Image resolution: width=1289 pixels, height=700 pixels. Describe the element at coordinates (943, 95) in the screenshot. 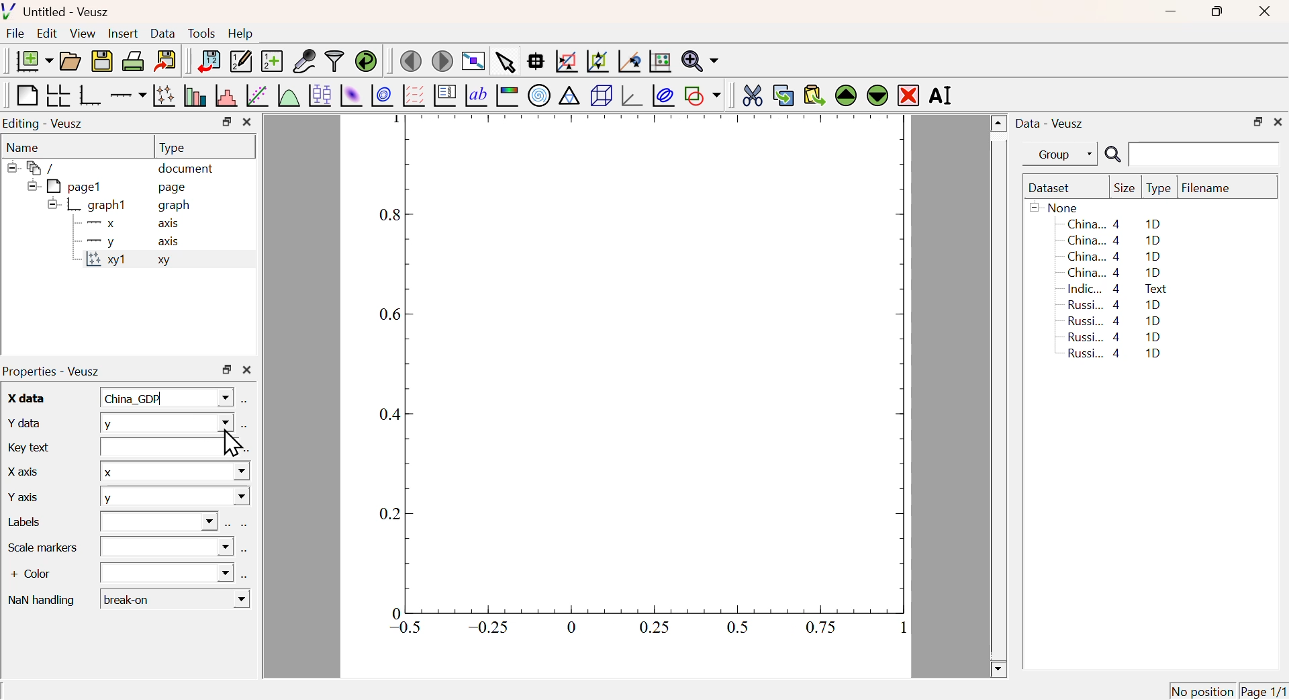

I see `Rename` at that location.